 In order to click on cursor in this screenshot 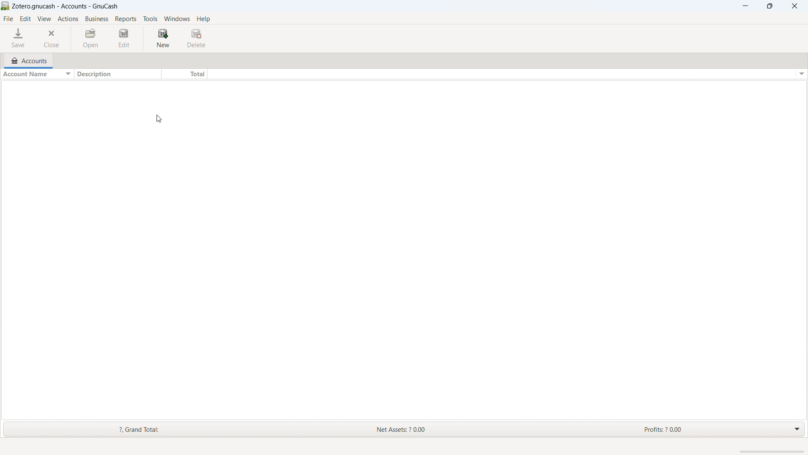, I will do `click(159, 119)`.